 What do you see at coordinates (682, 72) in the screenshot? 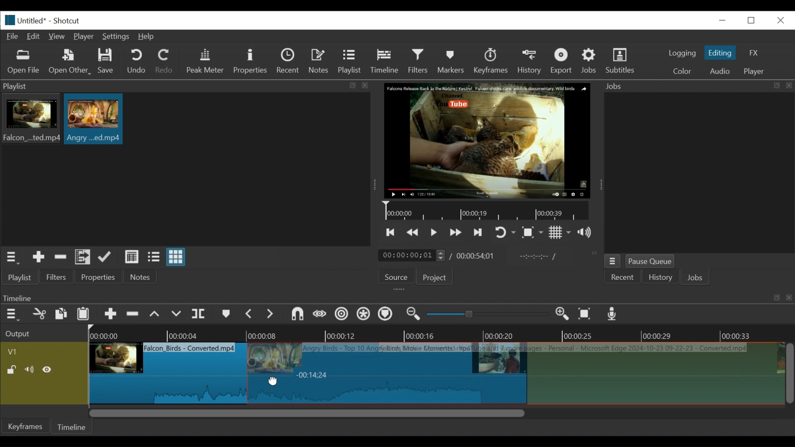
I see `color` at bounding box center [682, 72].